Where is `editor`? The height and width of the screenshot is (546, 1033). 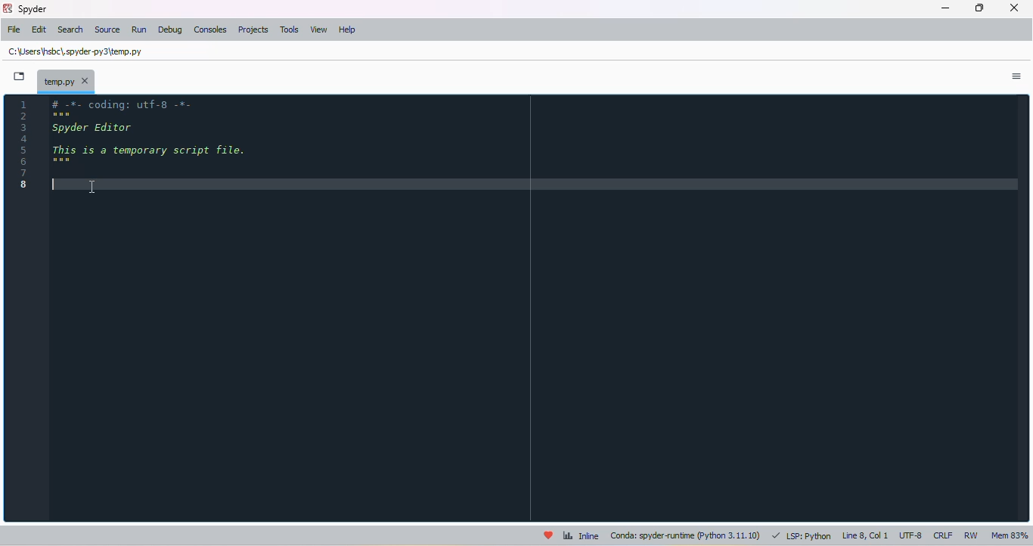
editor is located at coordinates (536, 308).